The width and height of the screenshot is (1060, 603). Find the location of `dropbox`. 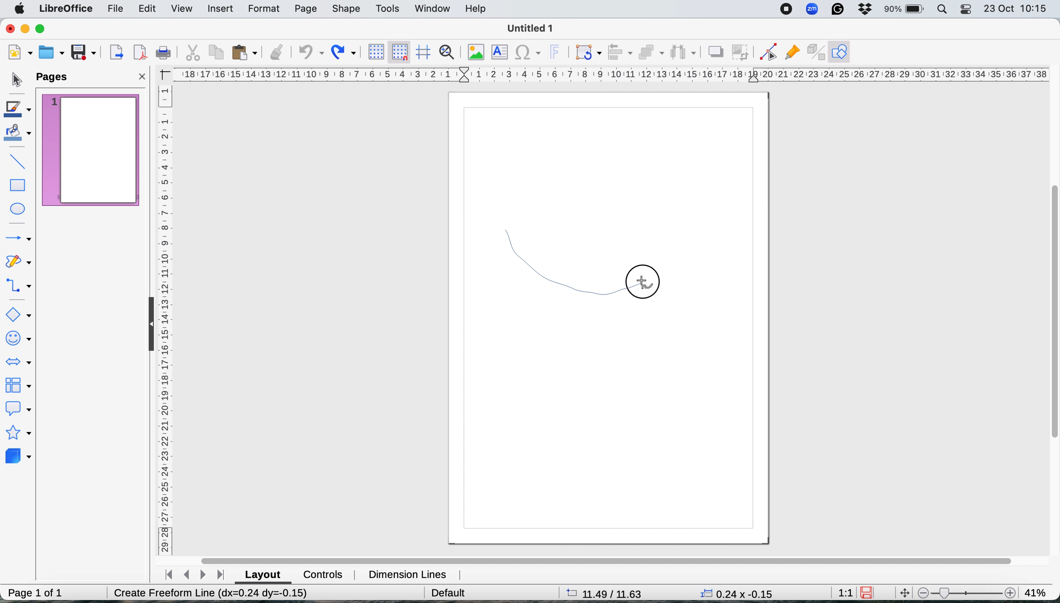

dropbox is located at coordinates (867, 9).